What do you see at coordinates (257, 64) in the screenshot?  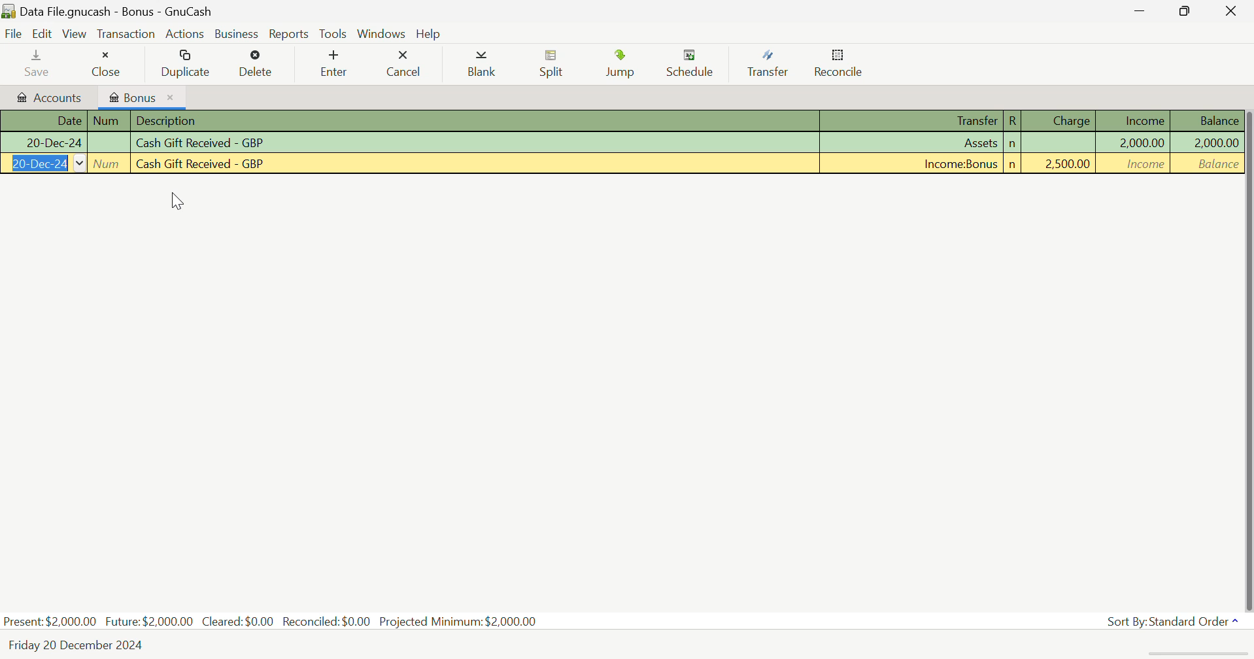 I see `Delete ` at bounding box center [257, 64].